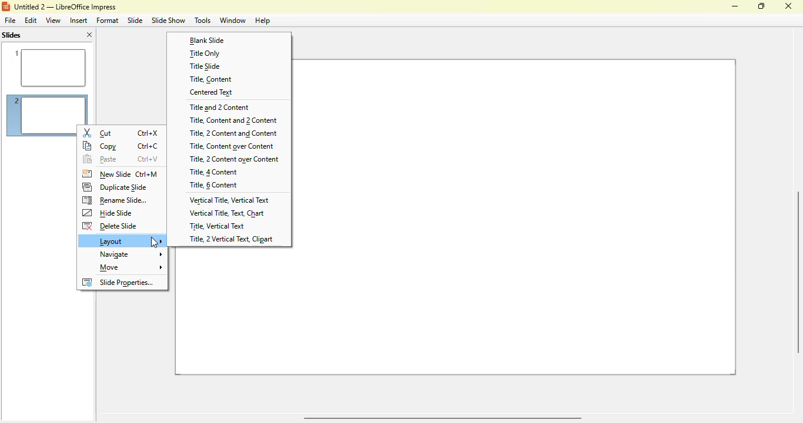 Image resolution: width=803 pixels, height=423 pixels. What do you see at coordinates (98, 133) in the screenshot?
I see `cut` at bounding box center [98, 133].